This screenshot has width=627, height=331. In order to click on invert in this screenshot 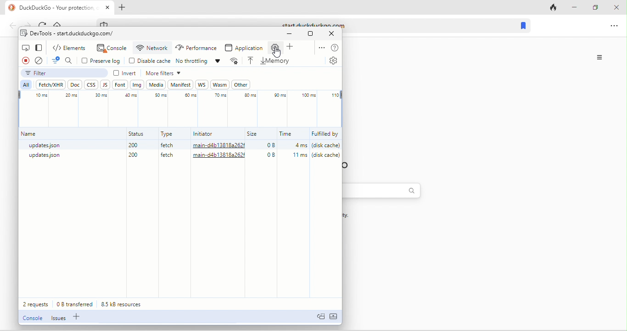, I will do `click(126, 73)`.